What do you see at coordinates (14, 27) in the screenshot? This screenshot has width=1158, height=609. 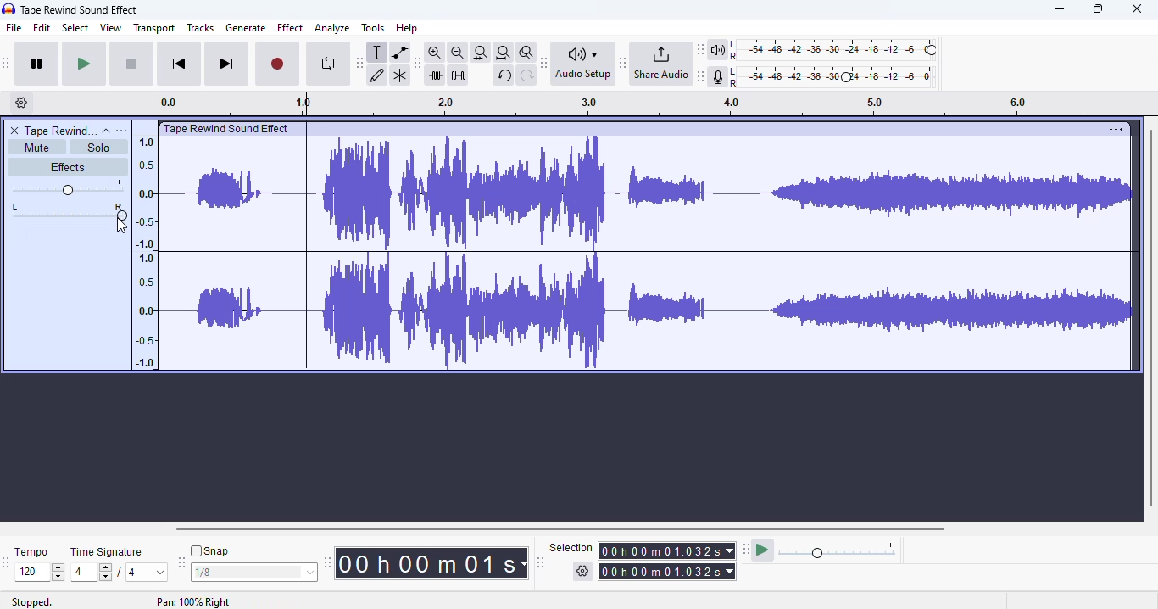 I see `file` at bounding box center [14, 27].